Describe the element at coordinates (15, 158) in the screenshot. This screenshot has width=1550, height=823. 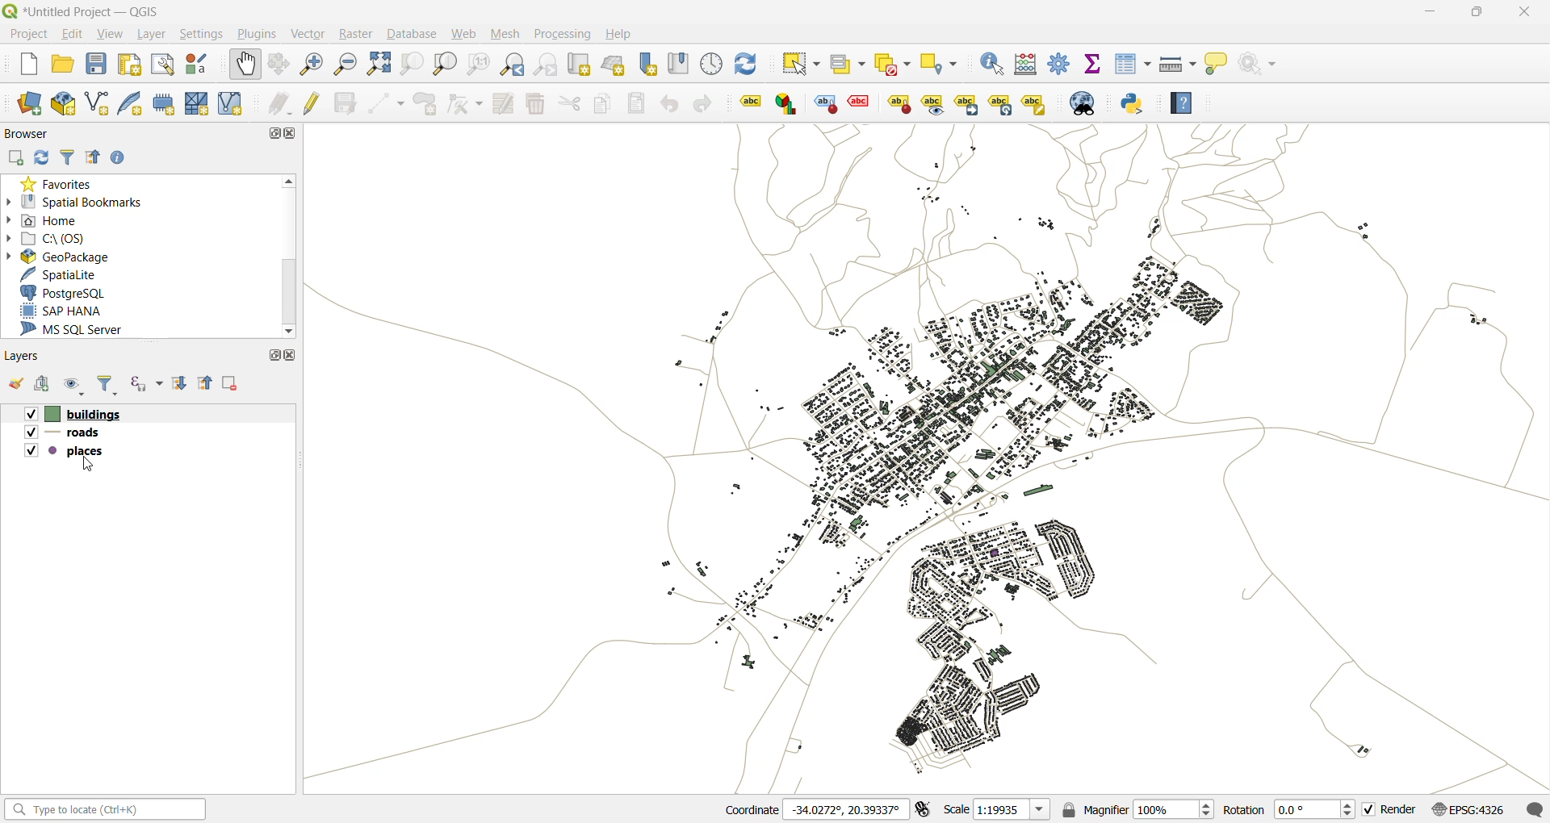
I see `add` at that location.